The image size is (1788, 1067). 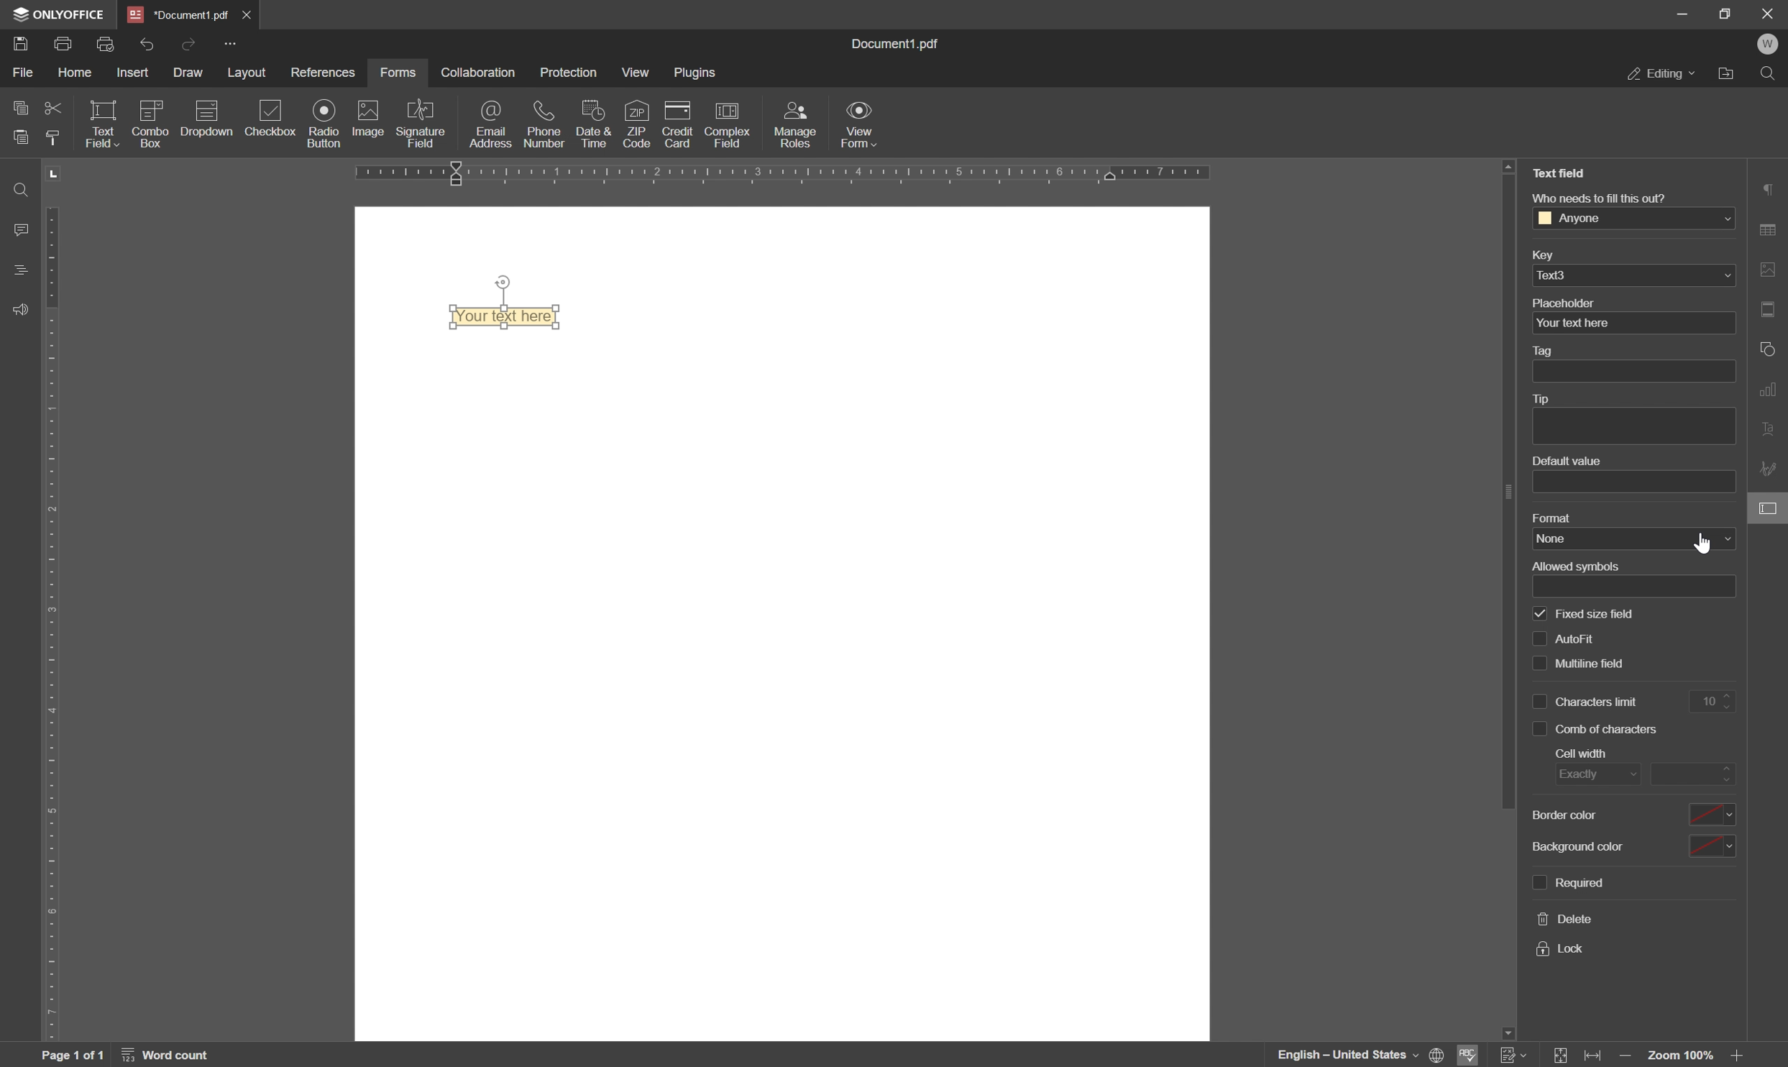 What do you see at coordinates (1578, 219) in the screenshot?
I see `anyone` at bounding box center [1578, 219].